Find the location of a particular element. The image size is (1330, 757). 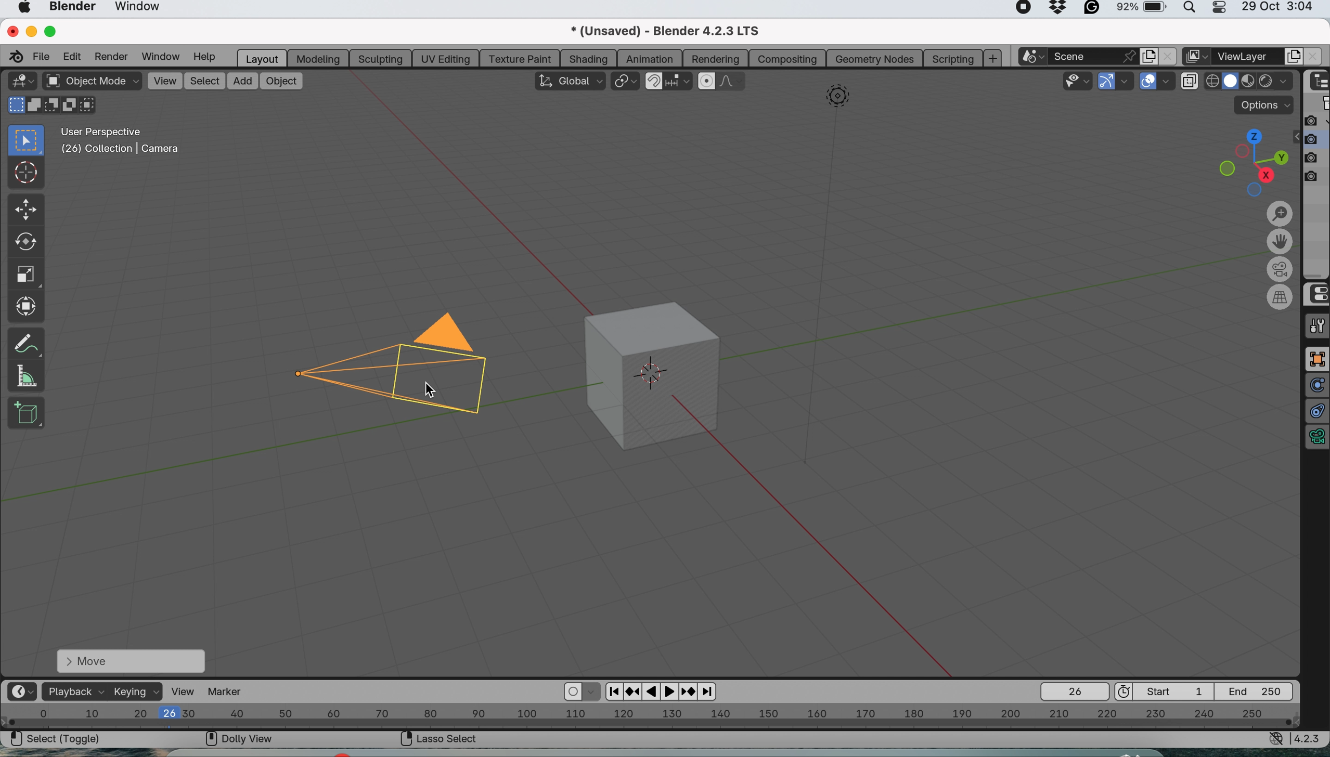

Camera selected is located at coordinates (405, 370).